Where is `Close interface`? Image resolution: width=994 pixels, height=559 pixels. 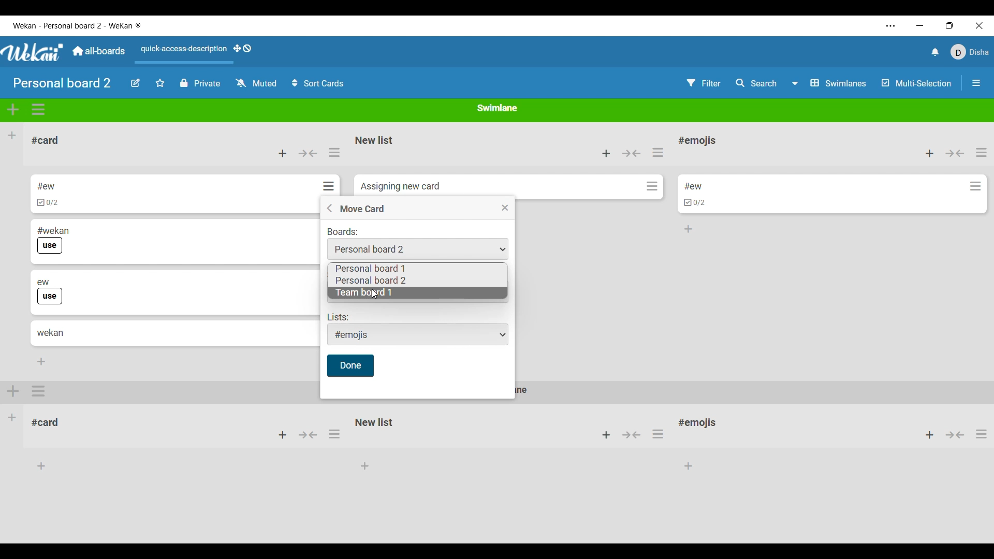
Close interface is located at coordinates (980, 25).